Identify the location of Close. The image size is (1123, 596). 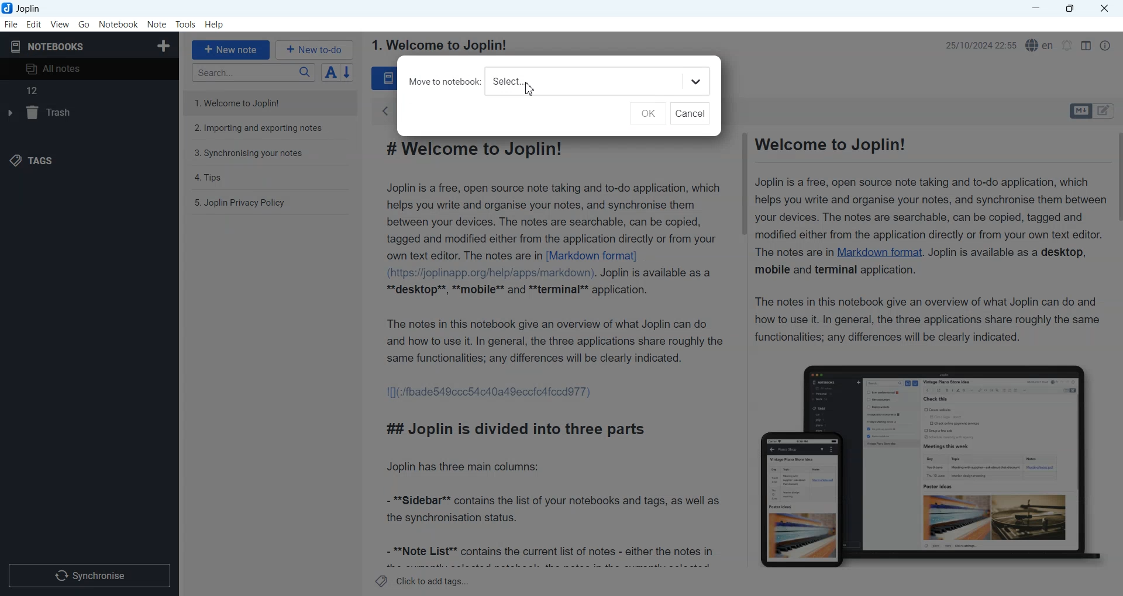
(1103, 9).